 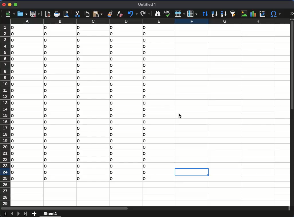 What do you see at coordinates (263, 14) in the screenshot?
I see `pivot table` at bounding box center [263, 14].